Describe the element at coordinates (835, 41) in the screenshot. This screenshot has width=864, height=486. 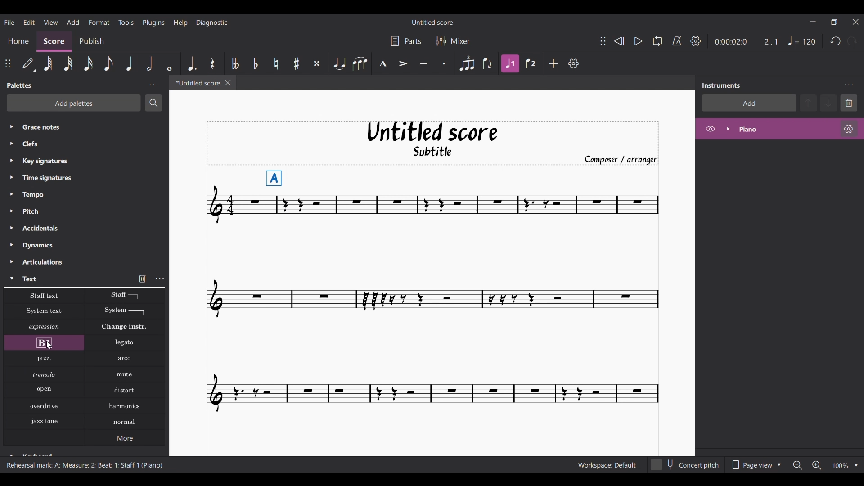
I see `Undo` at that location.